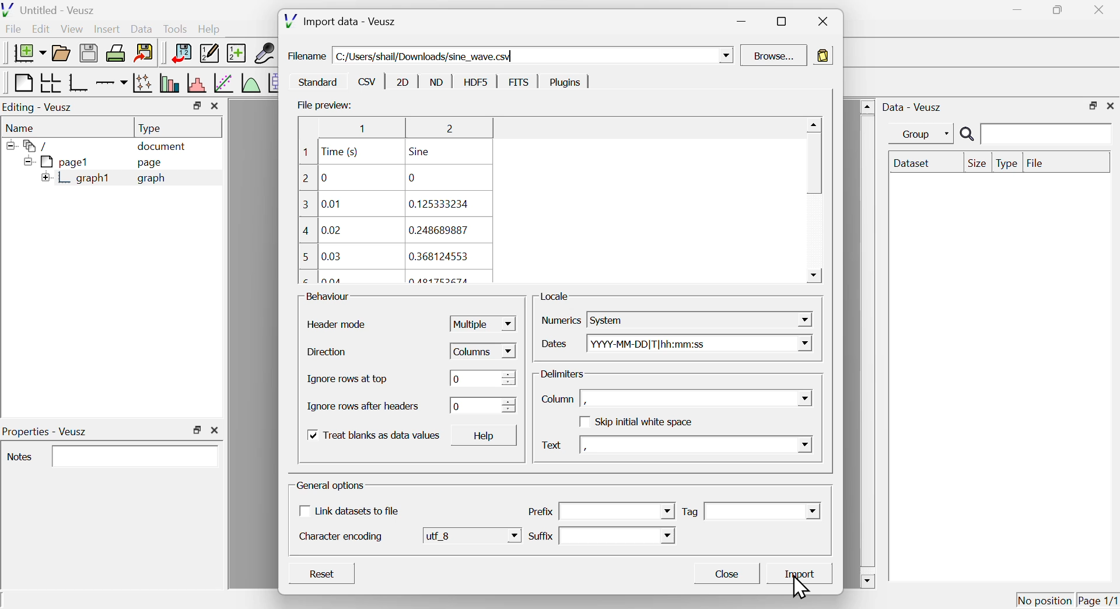 The image size is (1120, 609). What do you see at coordinates (137, 456) in the screenshot?
I see `text box` at bounding box center [137, 456].